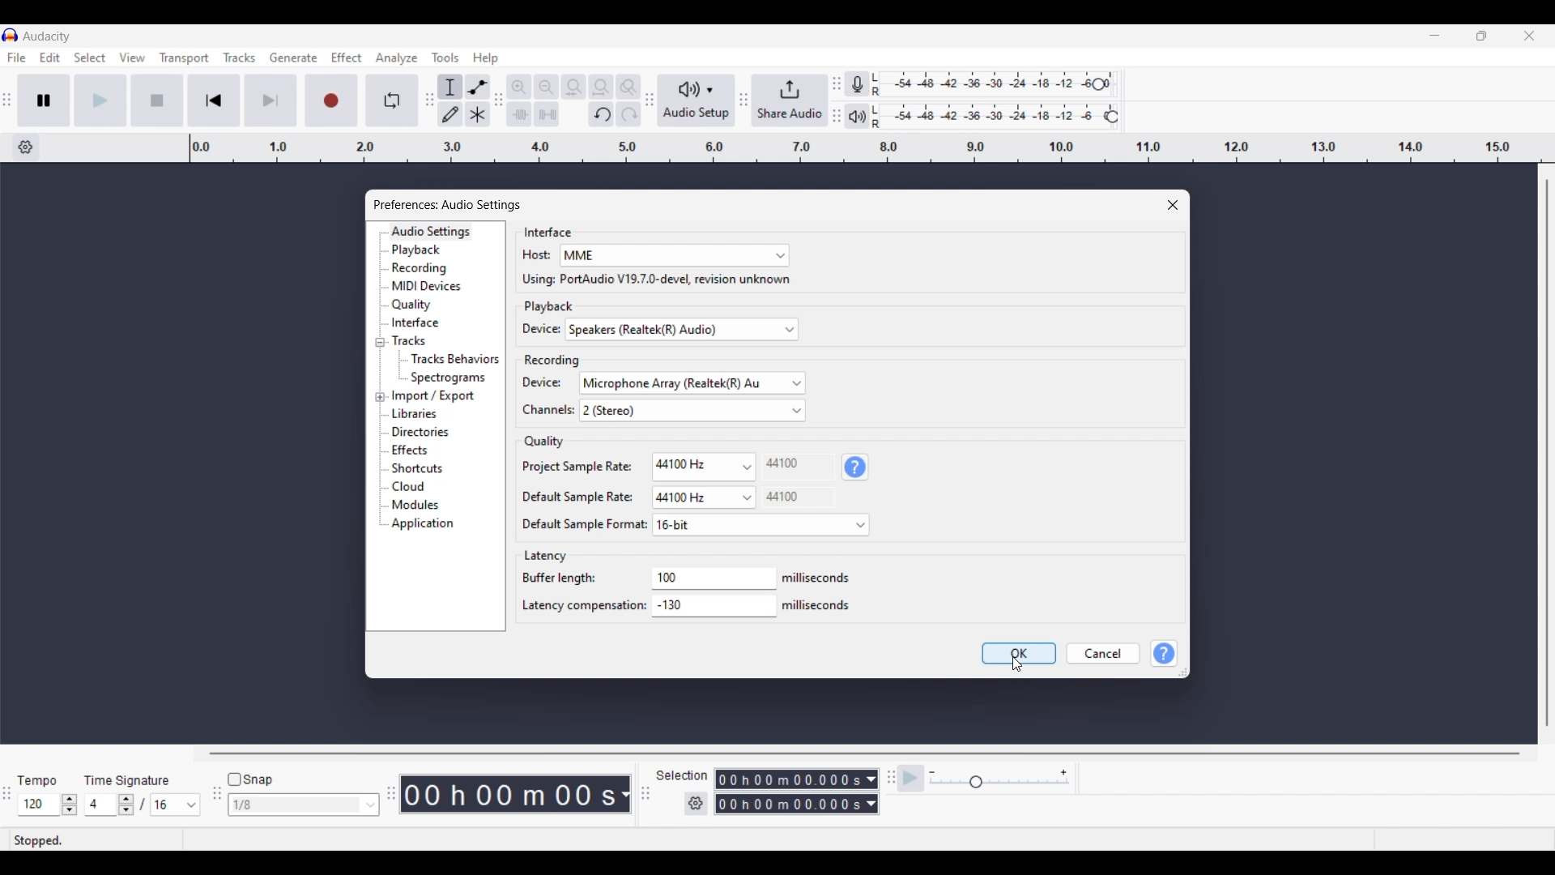  What do you see at coordinates (569, 497) in the screenshot?
I see `Default Sample Rate:` at bounding box center [569, 497].